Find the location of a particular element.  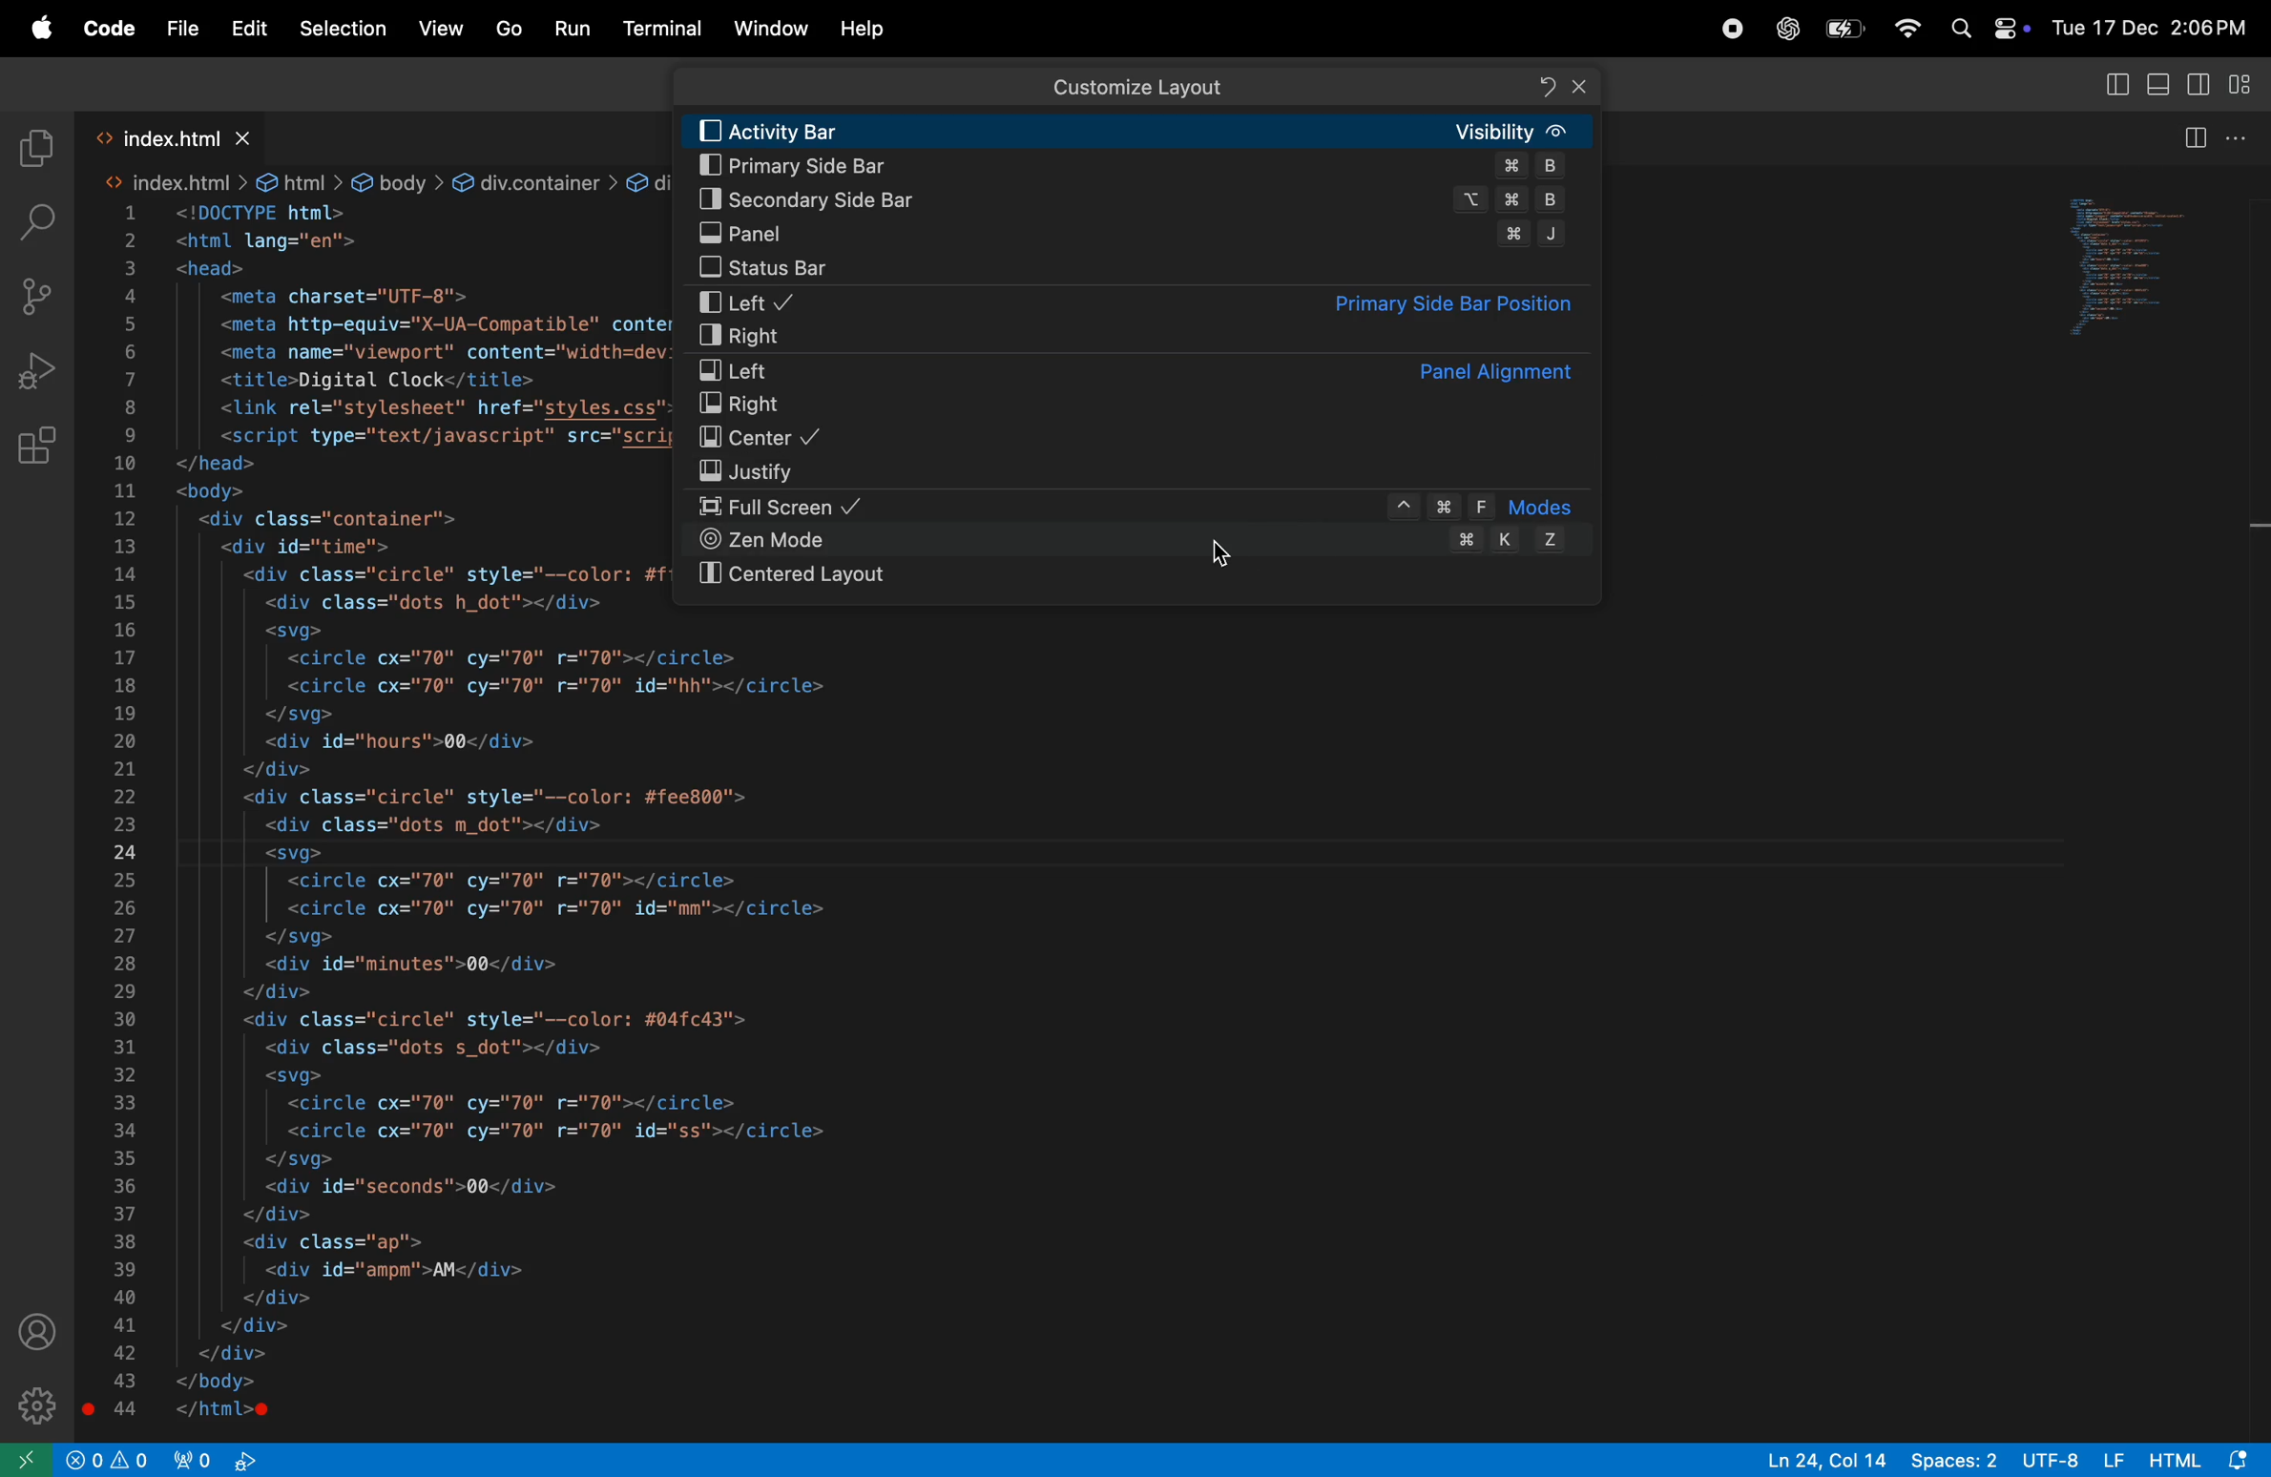

code is located at coordinates (110, 29).